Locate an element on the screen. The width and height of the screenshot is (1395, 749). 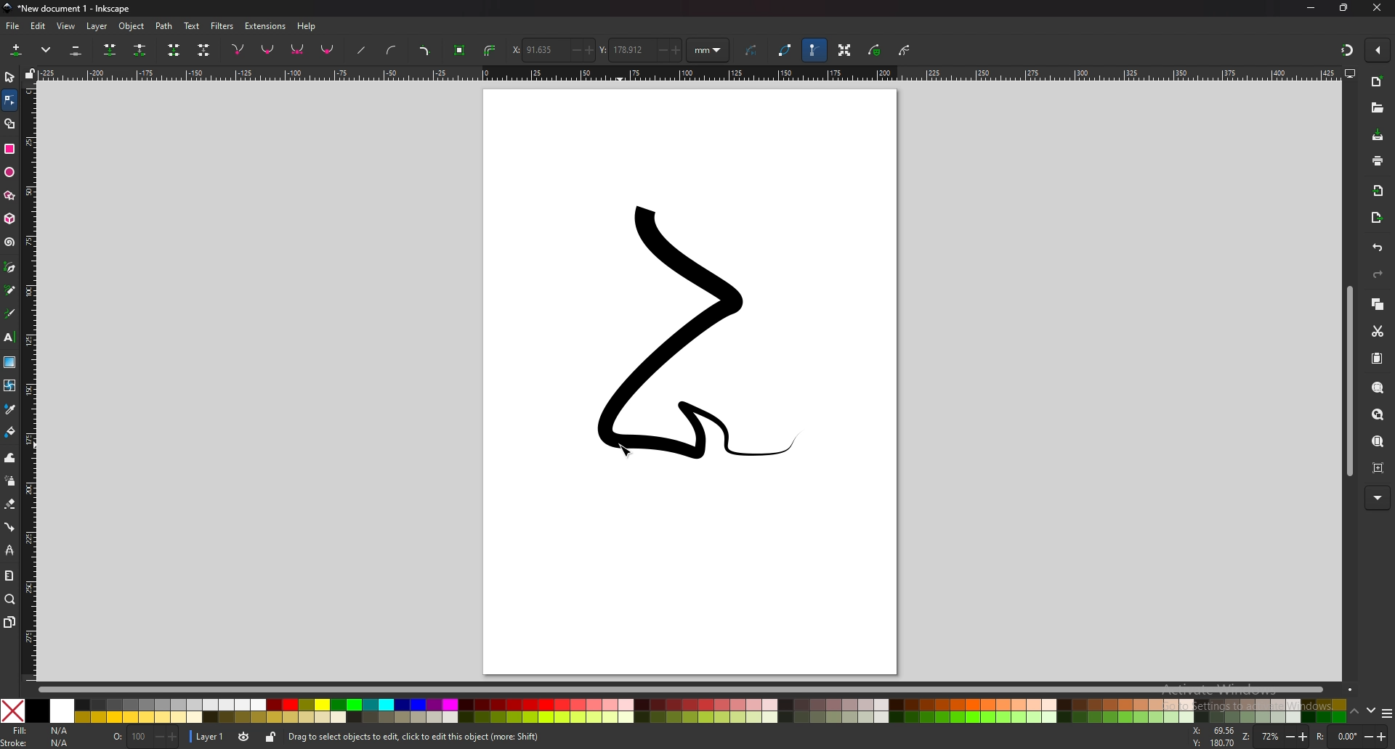
zoom page is located at coordinates (1378, 441).